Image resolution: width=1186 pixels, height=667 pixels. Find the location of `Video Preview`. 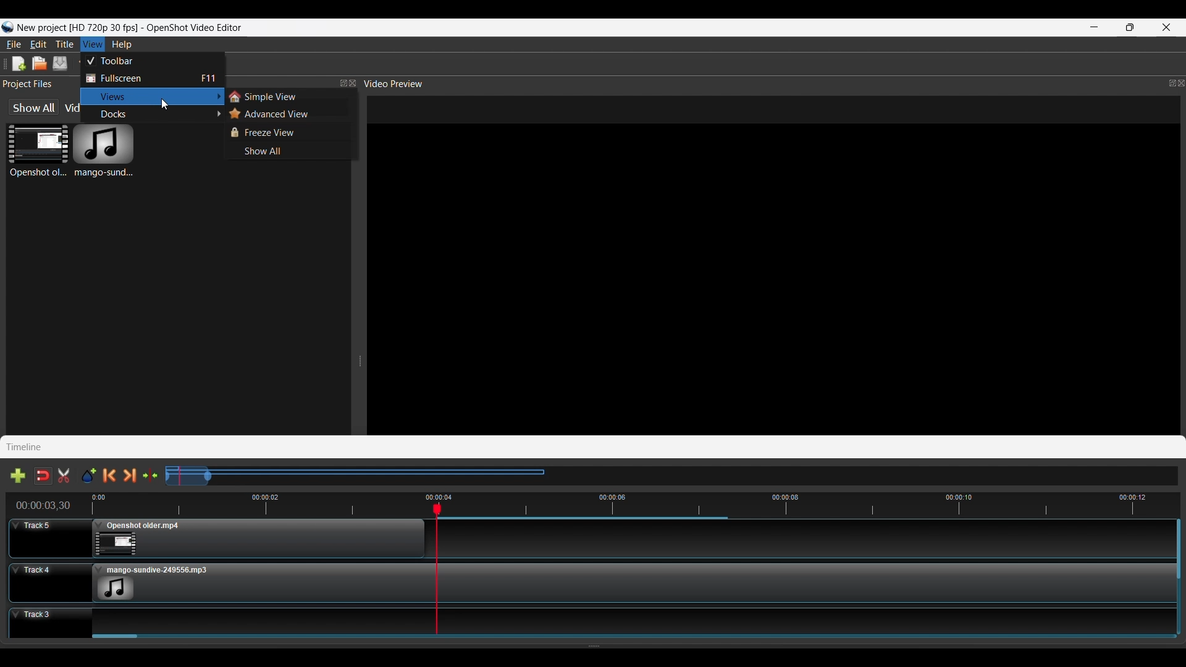

Video Preview is located at coordinates (393, 83).